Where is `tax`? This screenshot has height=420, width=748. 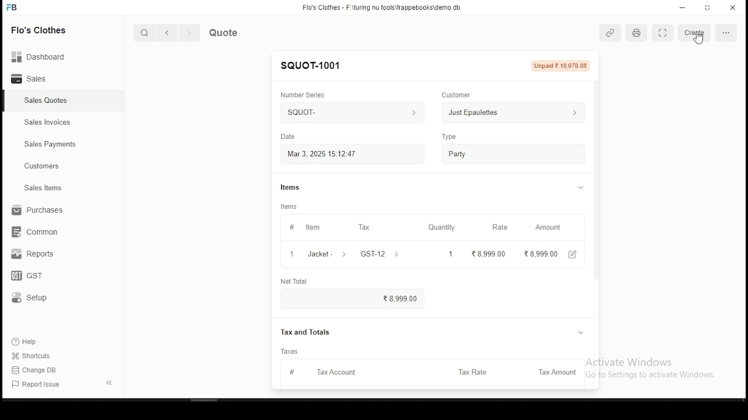 tax is located at coordinates (365, 226).